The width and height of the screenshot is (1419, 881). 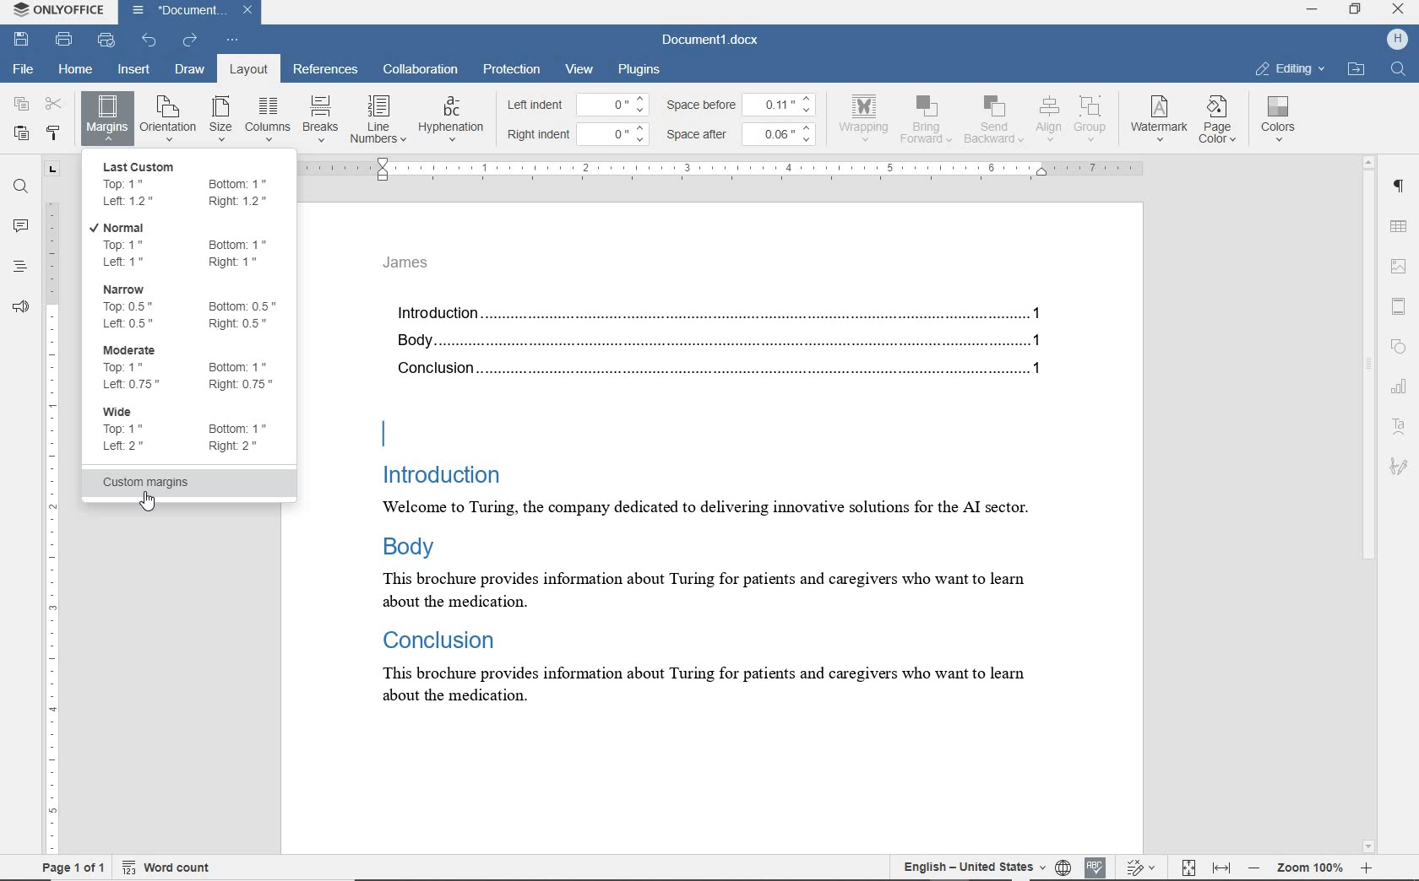 What do you see at coordinates (190, 244) in the screenshot?
I see `normal` at bounding box center [190, 244].